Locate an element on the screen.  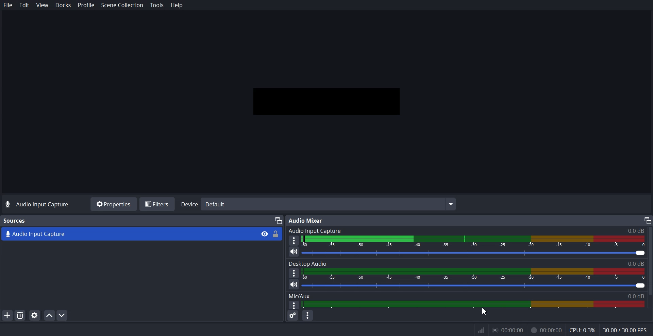
Mix is located at coordinates (298, 297).